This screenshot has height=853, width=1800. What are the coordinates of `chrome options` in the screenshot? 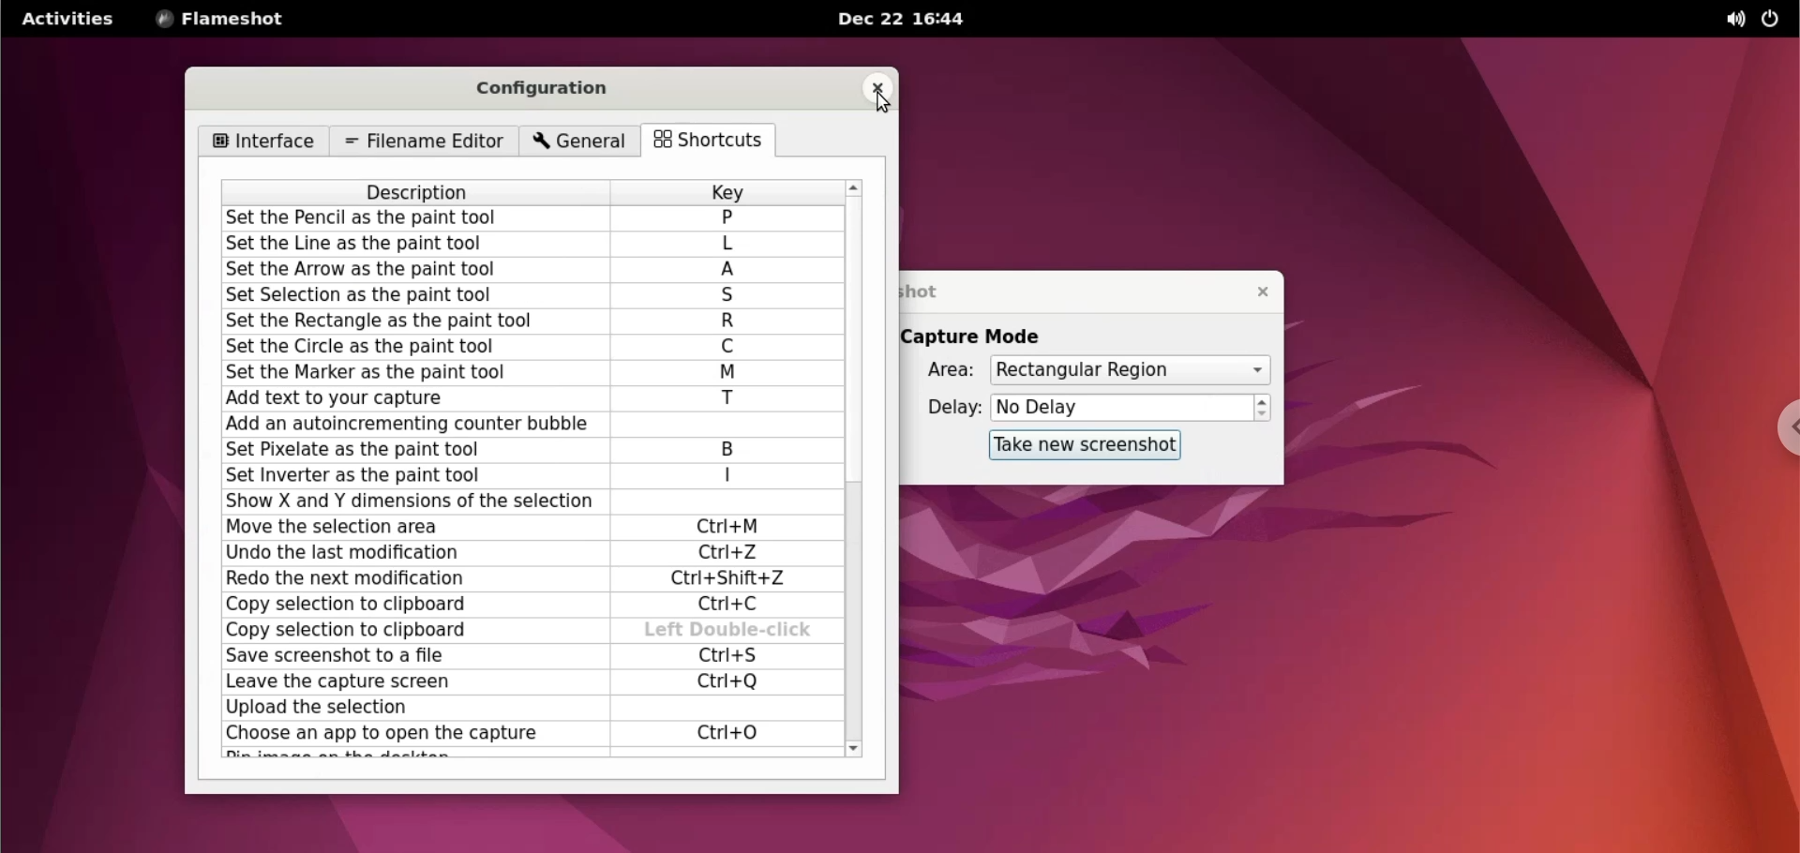 It's located at (1777, 427).